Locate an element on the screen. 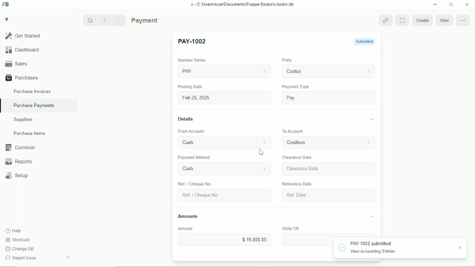 The width and height of the screenshot is (475, 267). calender is located at coordinates (366, 195).